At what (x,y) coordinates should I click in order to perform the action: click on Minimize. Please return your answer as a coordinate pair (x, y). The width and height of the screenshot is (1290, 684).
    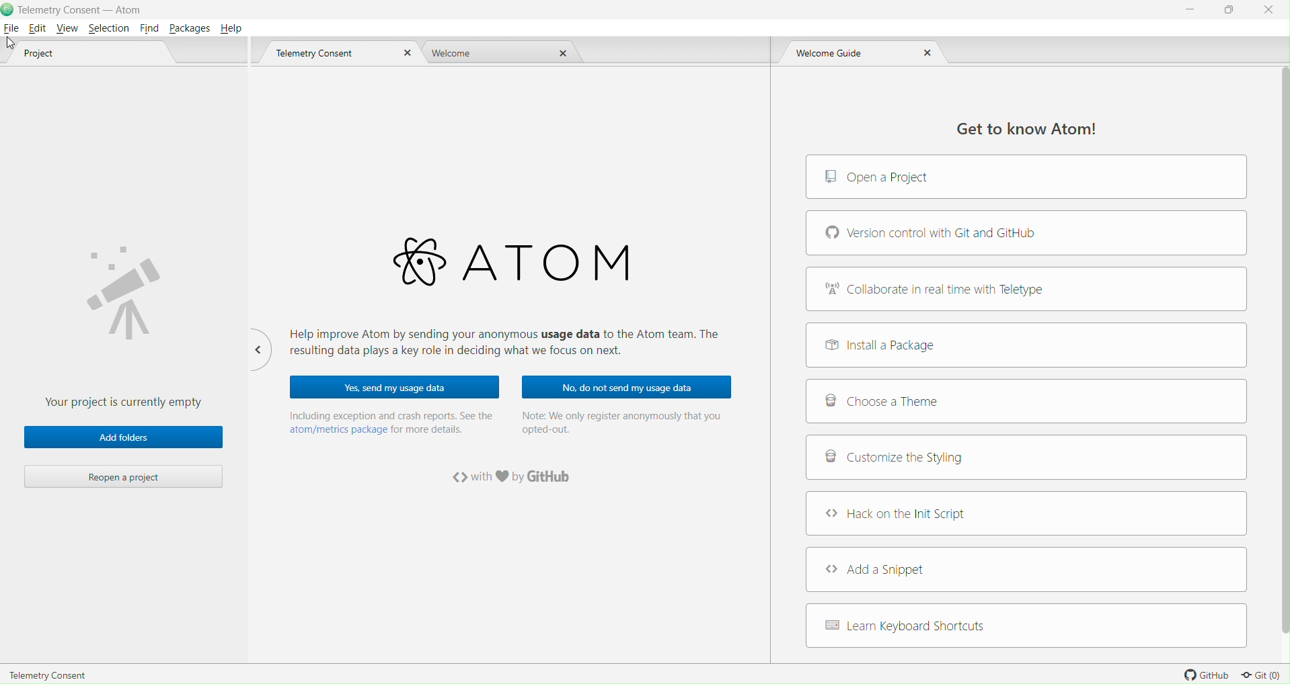
    Looking at the image, I should click on (1190, 13).